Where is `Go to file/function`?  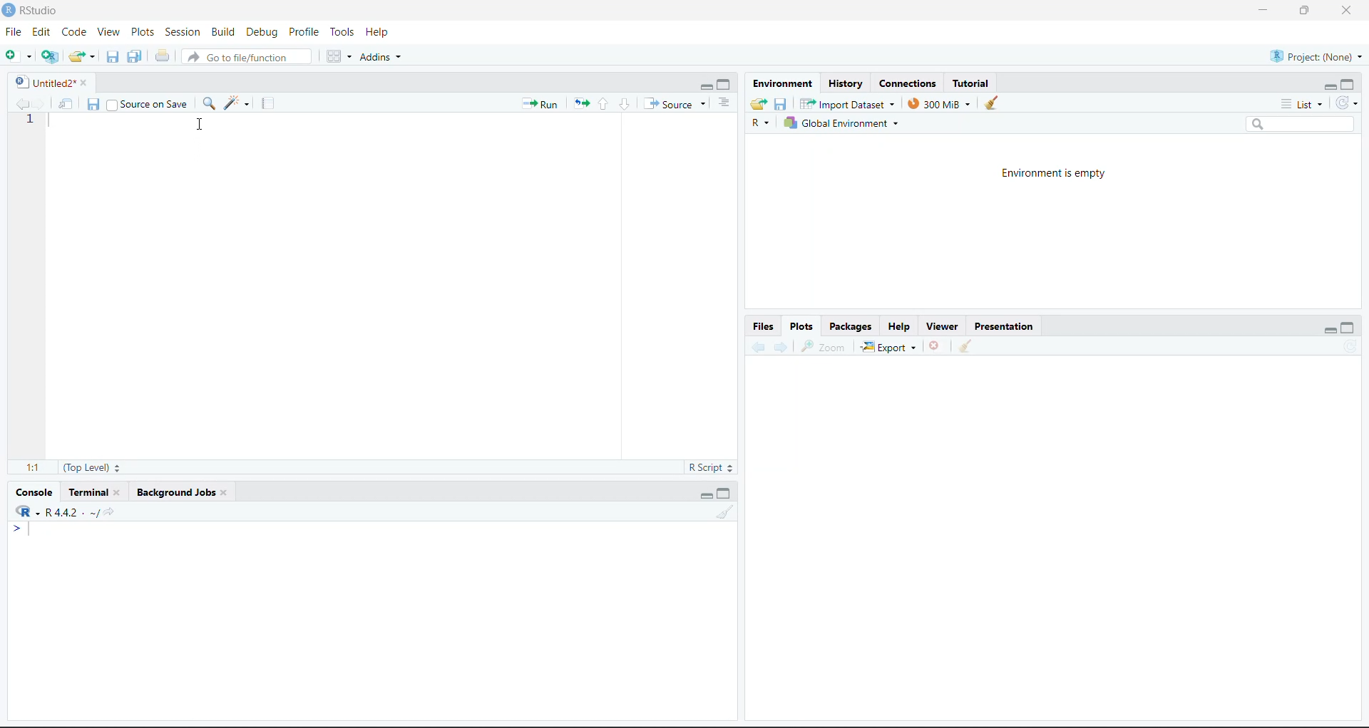 Go to file/function is located at coordinates (245, 57).